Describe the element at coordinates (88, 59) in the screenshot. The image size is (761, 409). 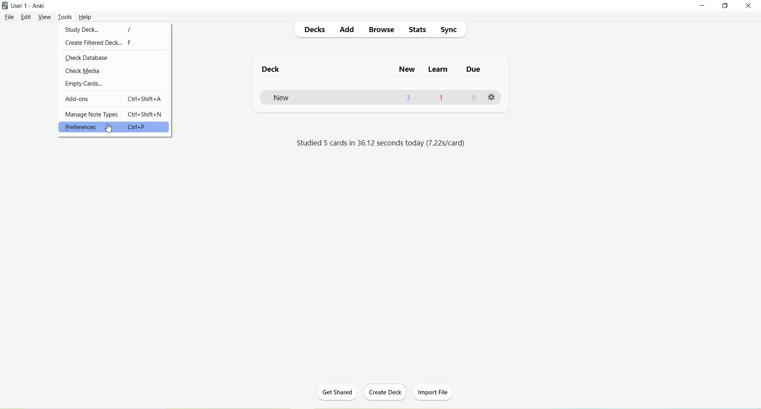
I see `Check Database` at that location.